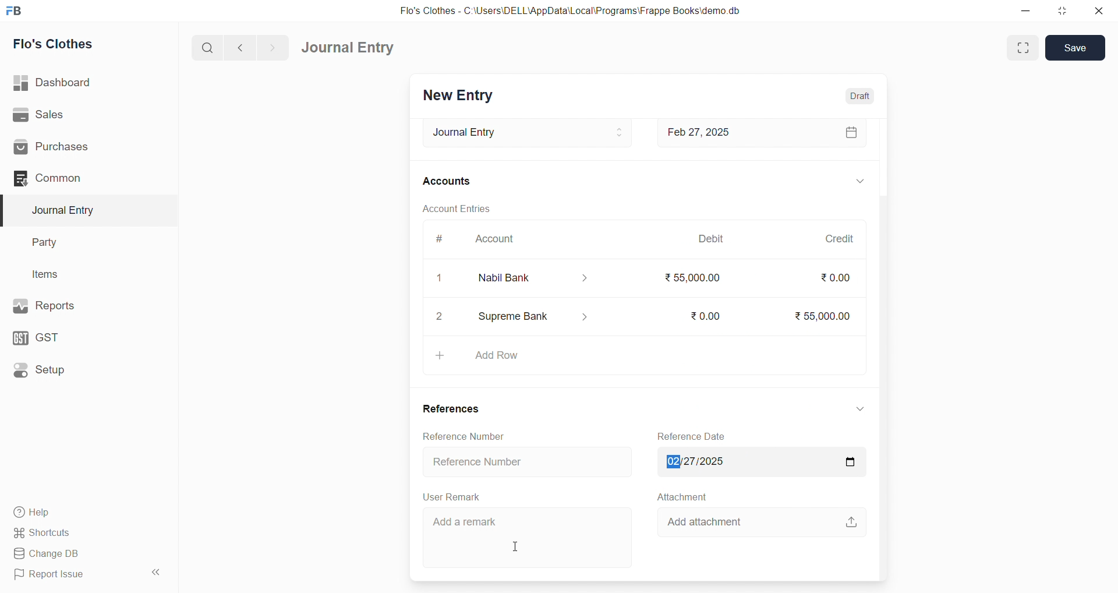 This screenshot has width=1118, height=593. Describe the element at coordinates (760, 521) in the screenshot. I see `Add attachment` at that location.